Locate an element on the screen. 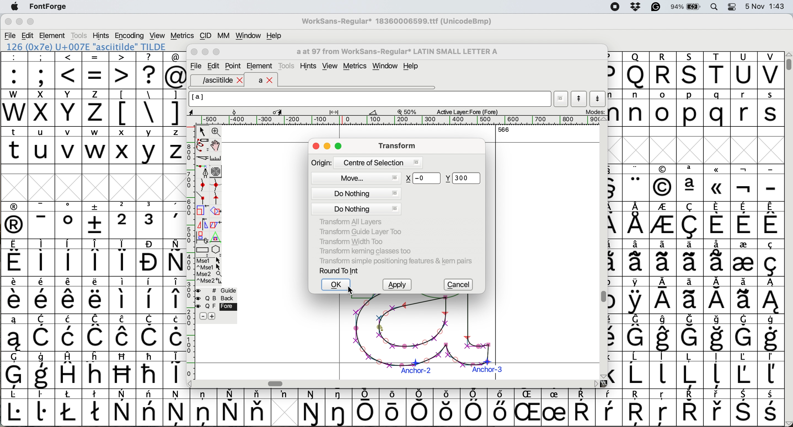 The width and height of the screenshot is (793, 427). transform simple positioning features and kern pairs is located at coordinates (394, 262).